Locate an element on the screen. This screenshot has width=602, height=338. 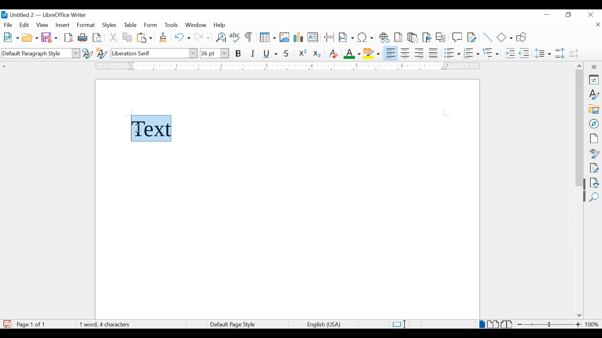
help is located at coordinates (221, 25).